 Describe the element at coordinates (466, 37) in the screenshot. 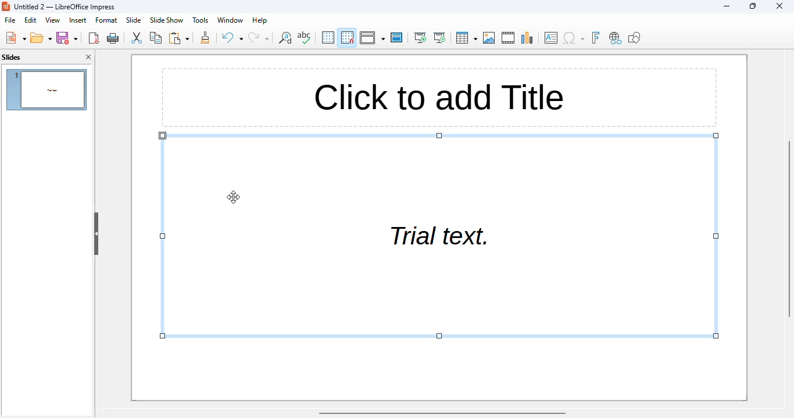

I see `table` at that location.